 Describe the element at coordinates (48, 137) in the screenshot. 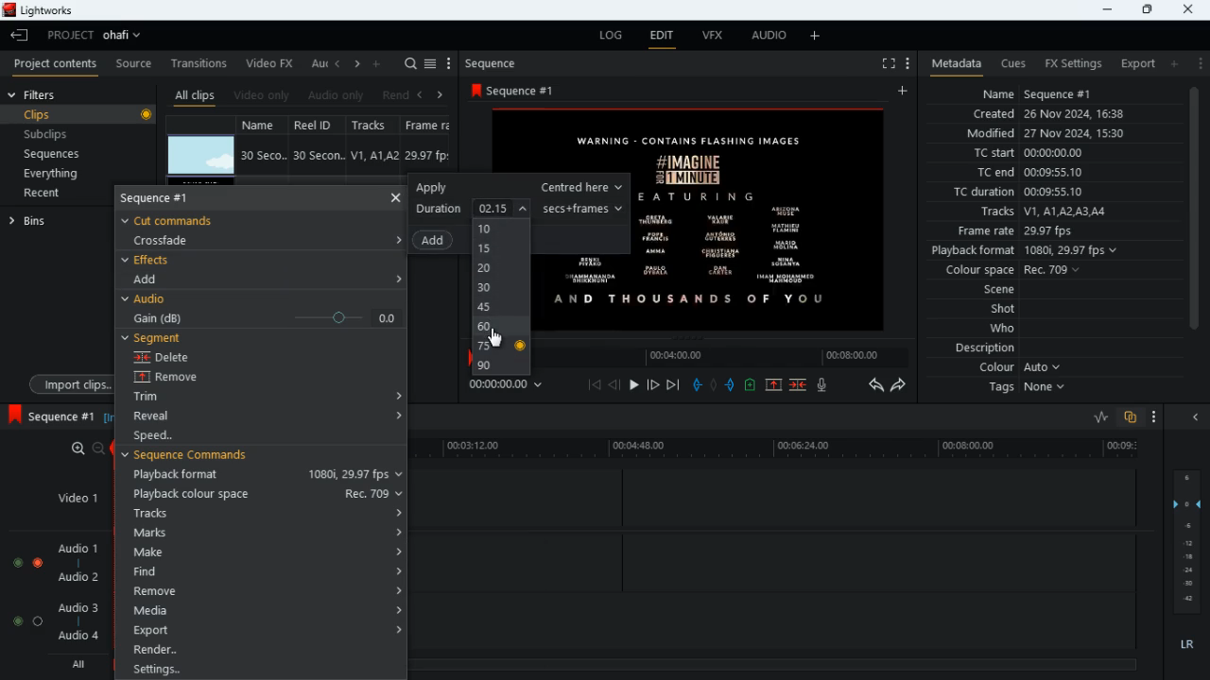

I see `subclips` at that location.